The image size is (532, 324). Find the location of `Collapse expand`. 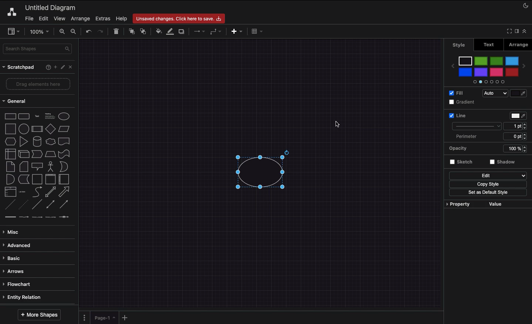

Collapse expand is located at coordinates (526, 33).